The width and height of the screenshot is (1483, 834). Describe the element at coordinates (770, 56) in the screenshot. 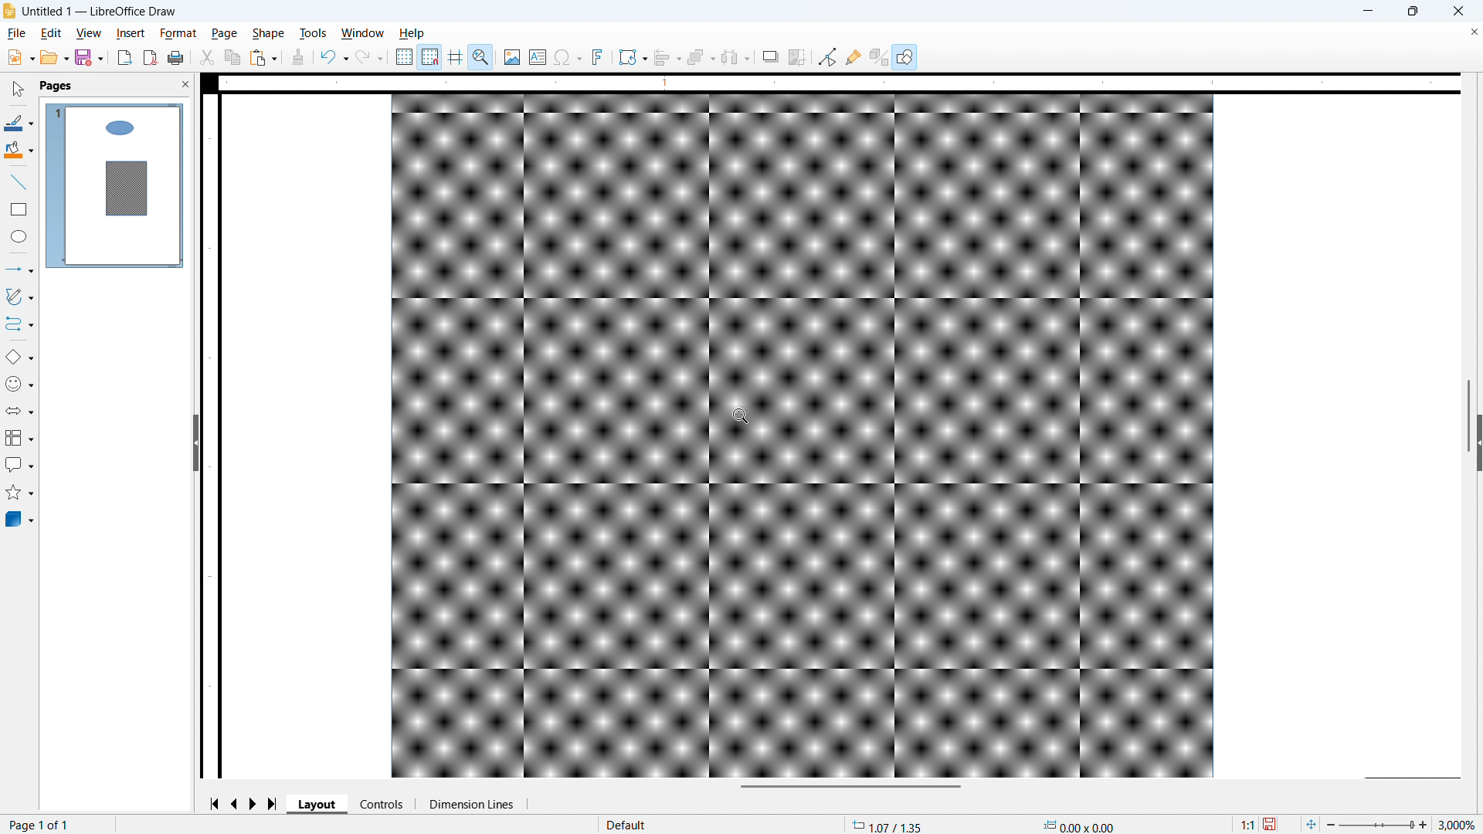

I see `Shadow ` at that location.